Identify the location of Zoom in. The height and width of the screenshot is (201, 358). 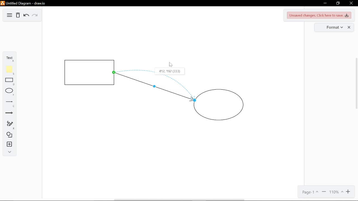
(349, 192).